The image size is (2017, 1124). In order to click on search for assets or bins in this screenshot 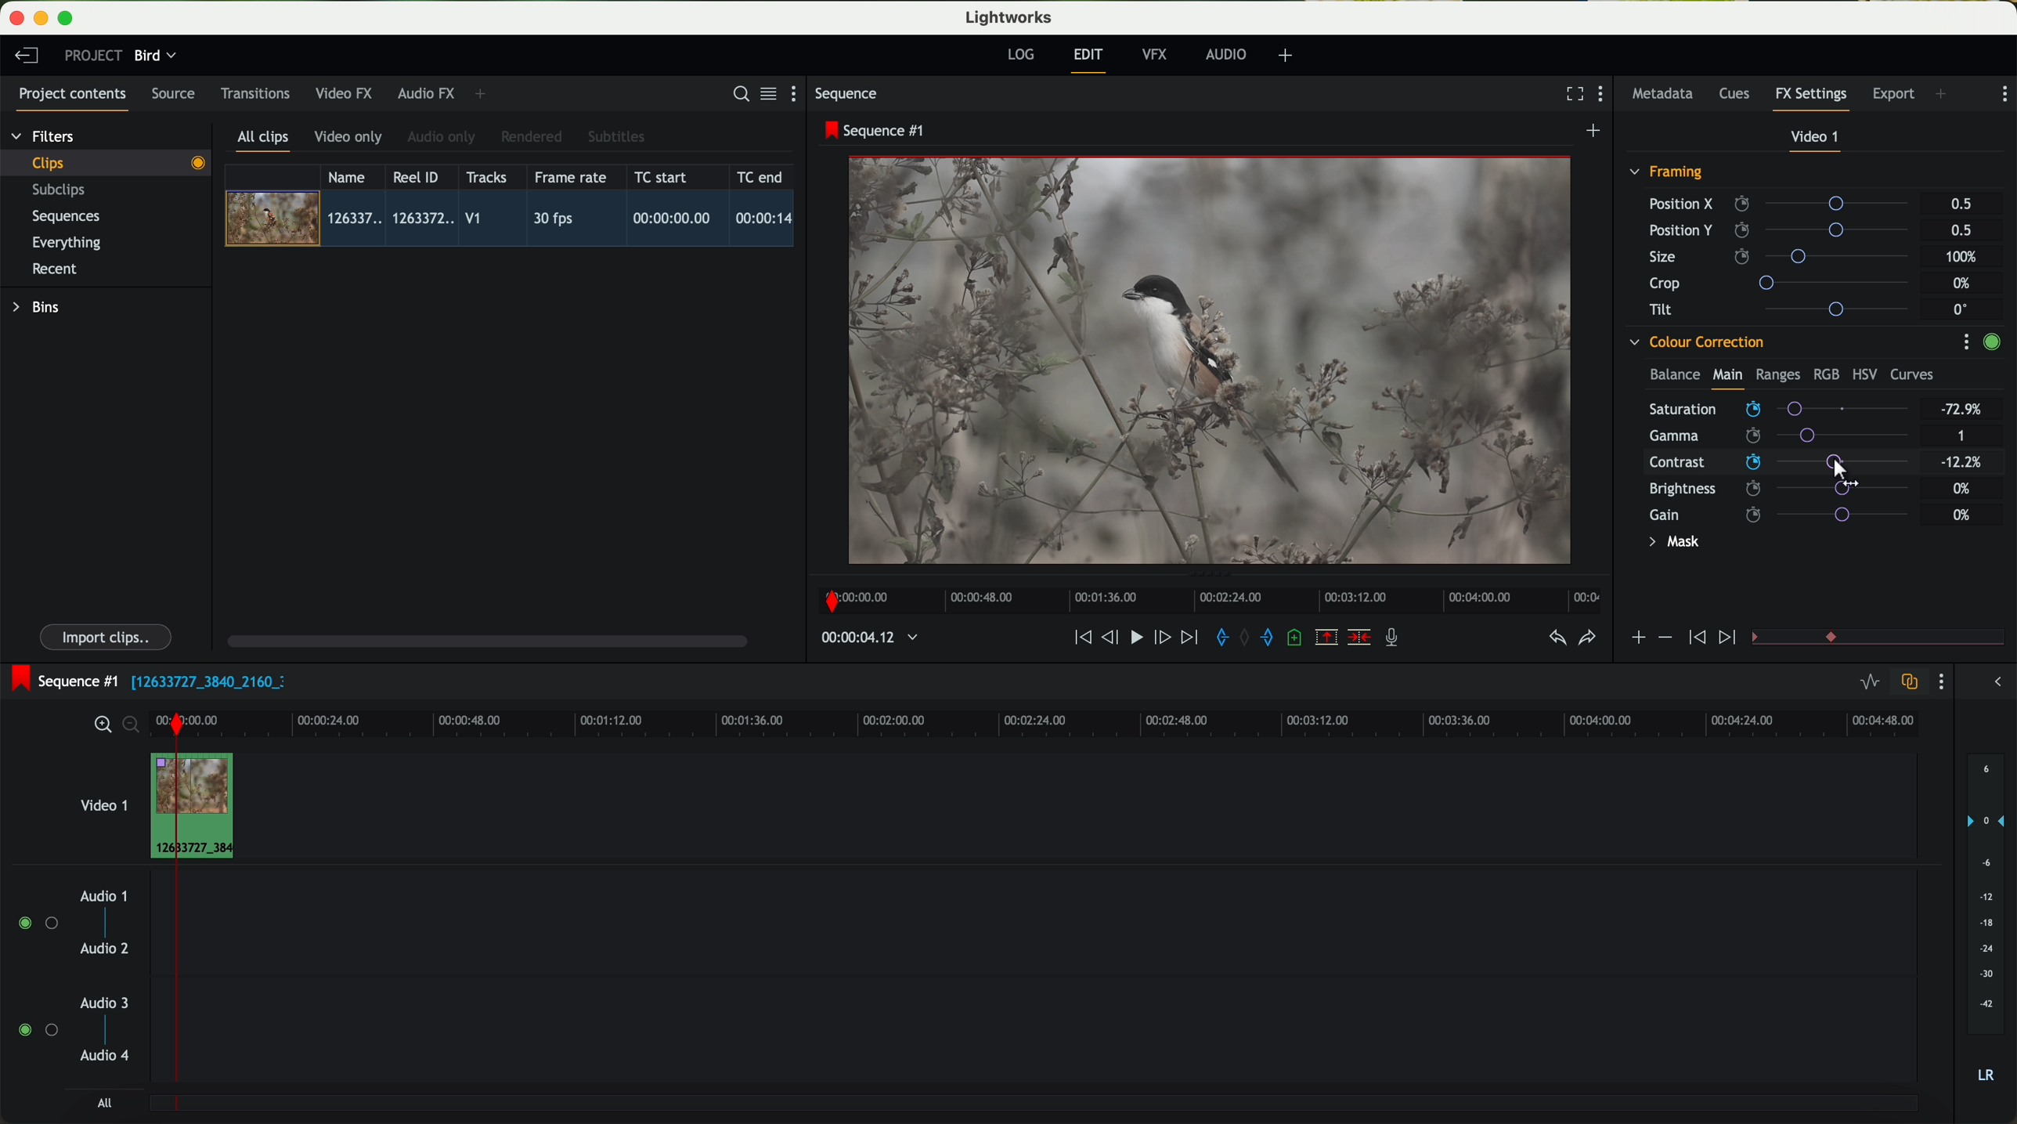, I will do `click(736, 95)`.